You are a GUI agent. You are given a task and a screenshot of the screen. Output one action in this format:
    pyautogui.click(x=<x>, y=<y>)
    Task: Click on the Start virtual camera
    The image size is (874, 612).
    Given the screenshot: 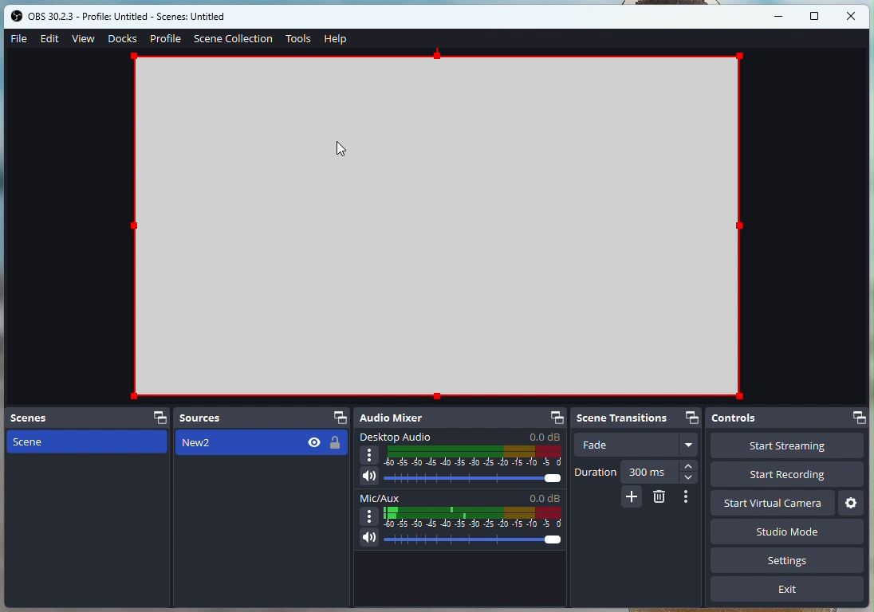 What is the action you would take?
    pyautogui.click(x=773, y=502)
    